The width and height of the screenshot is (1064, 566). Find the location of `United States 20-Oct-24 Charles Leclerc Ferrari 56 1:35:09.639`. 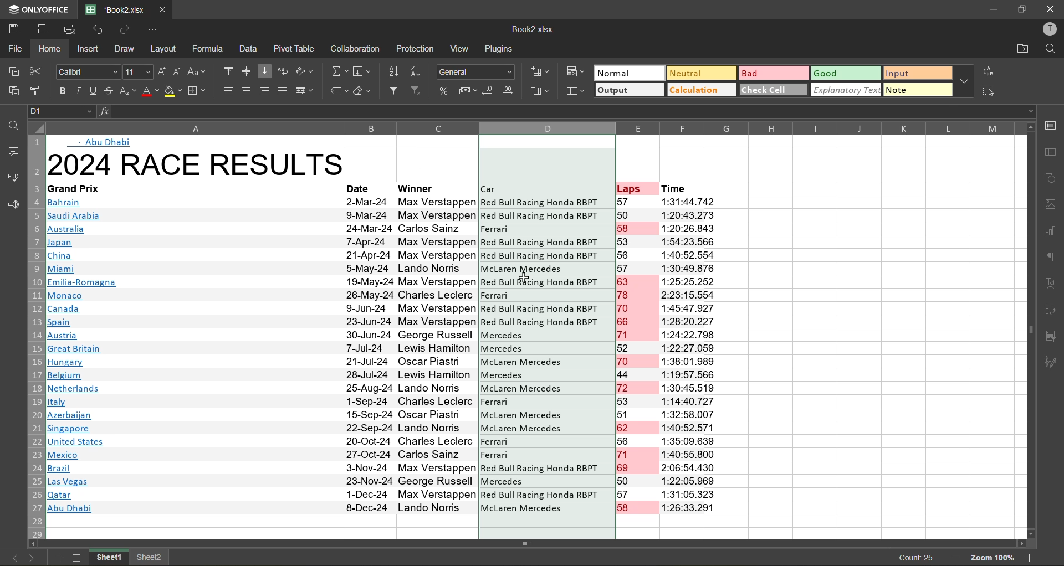

United States 20-Oct-24 Charles Leclerc Ferrari 56 1:35:09.639 is located at coordinates (386, 441).